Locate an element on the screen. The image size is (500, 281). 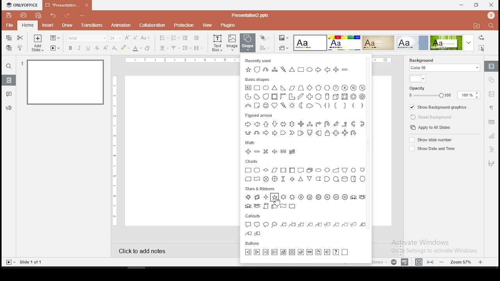
undo is located at coordinates (54, 15).